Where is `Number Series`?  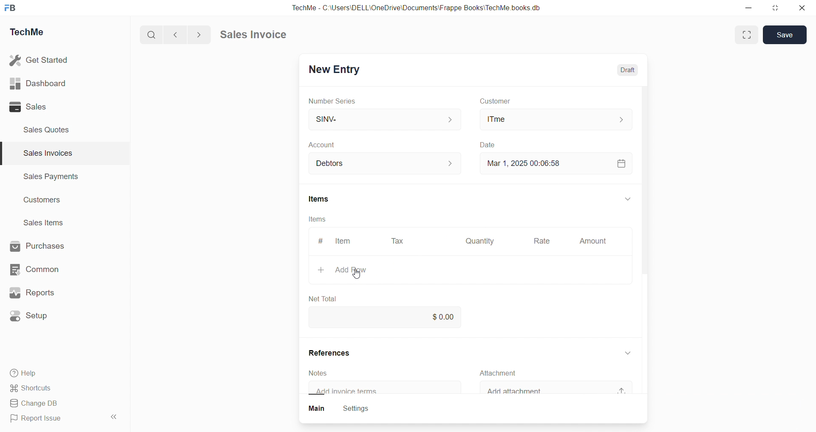
Number Series is located at coordinates (338, 101).